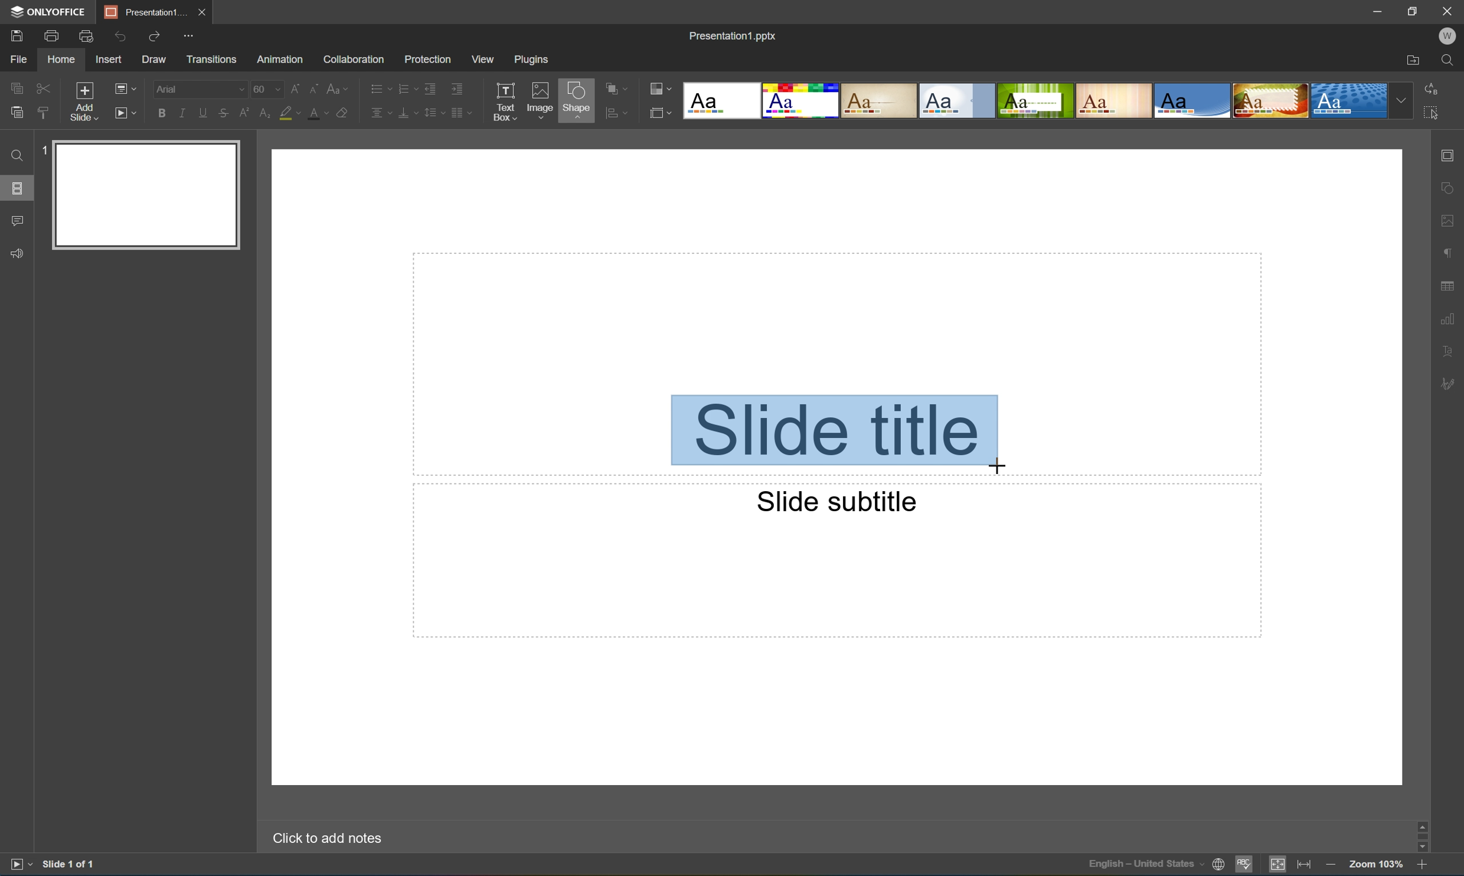 This screenshot has height=876, width=1464. What do you see at coordinates (459, 86) in the screenshot?
I see `Increase indent` at bounding box center [459, 86].